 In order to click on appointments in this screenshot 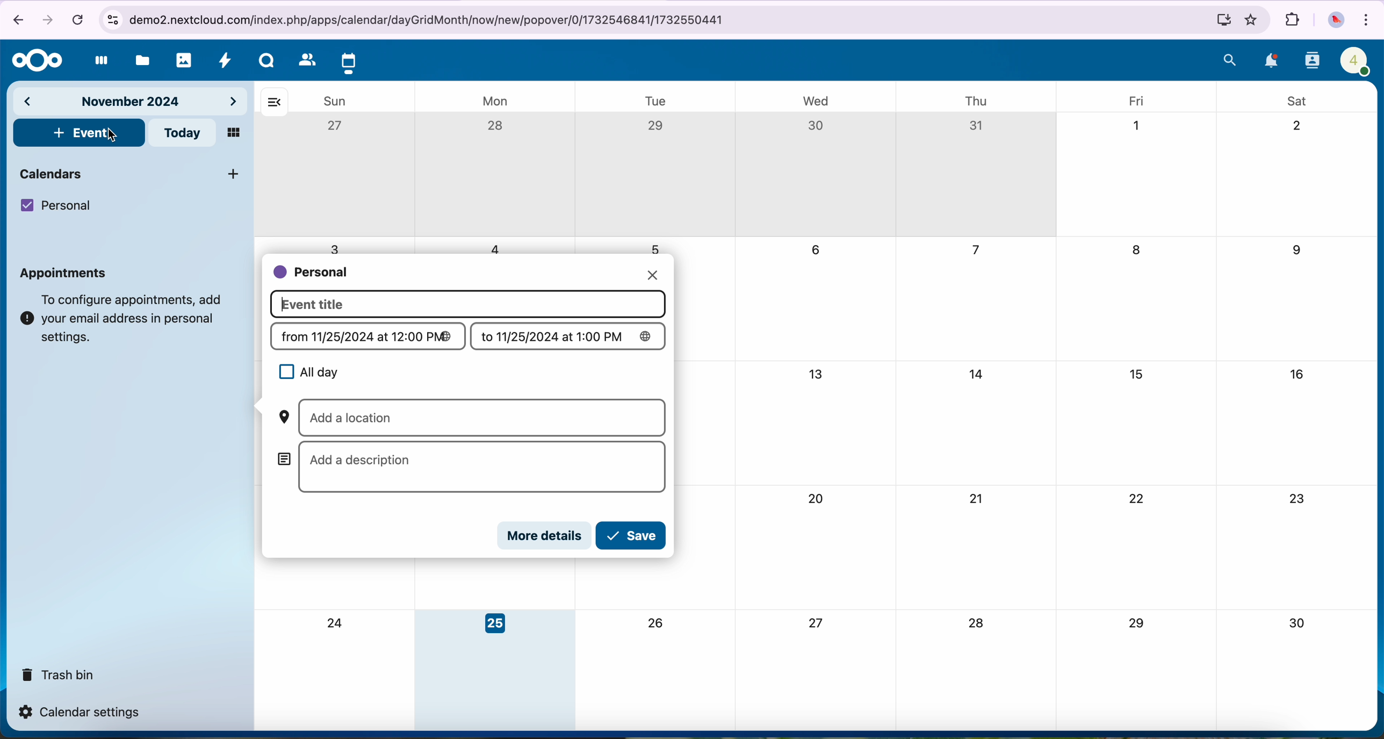, I will do `click(67, 273)`.